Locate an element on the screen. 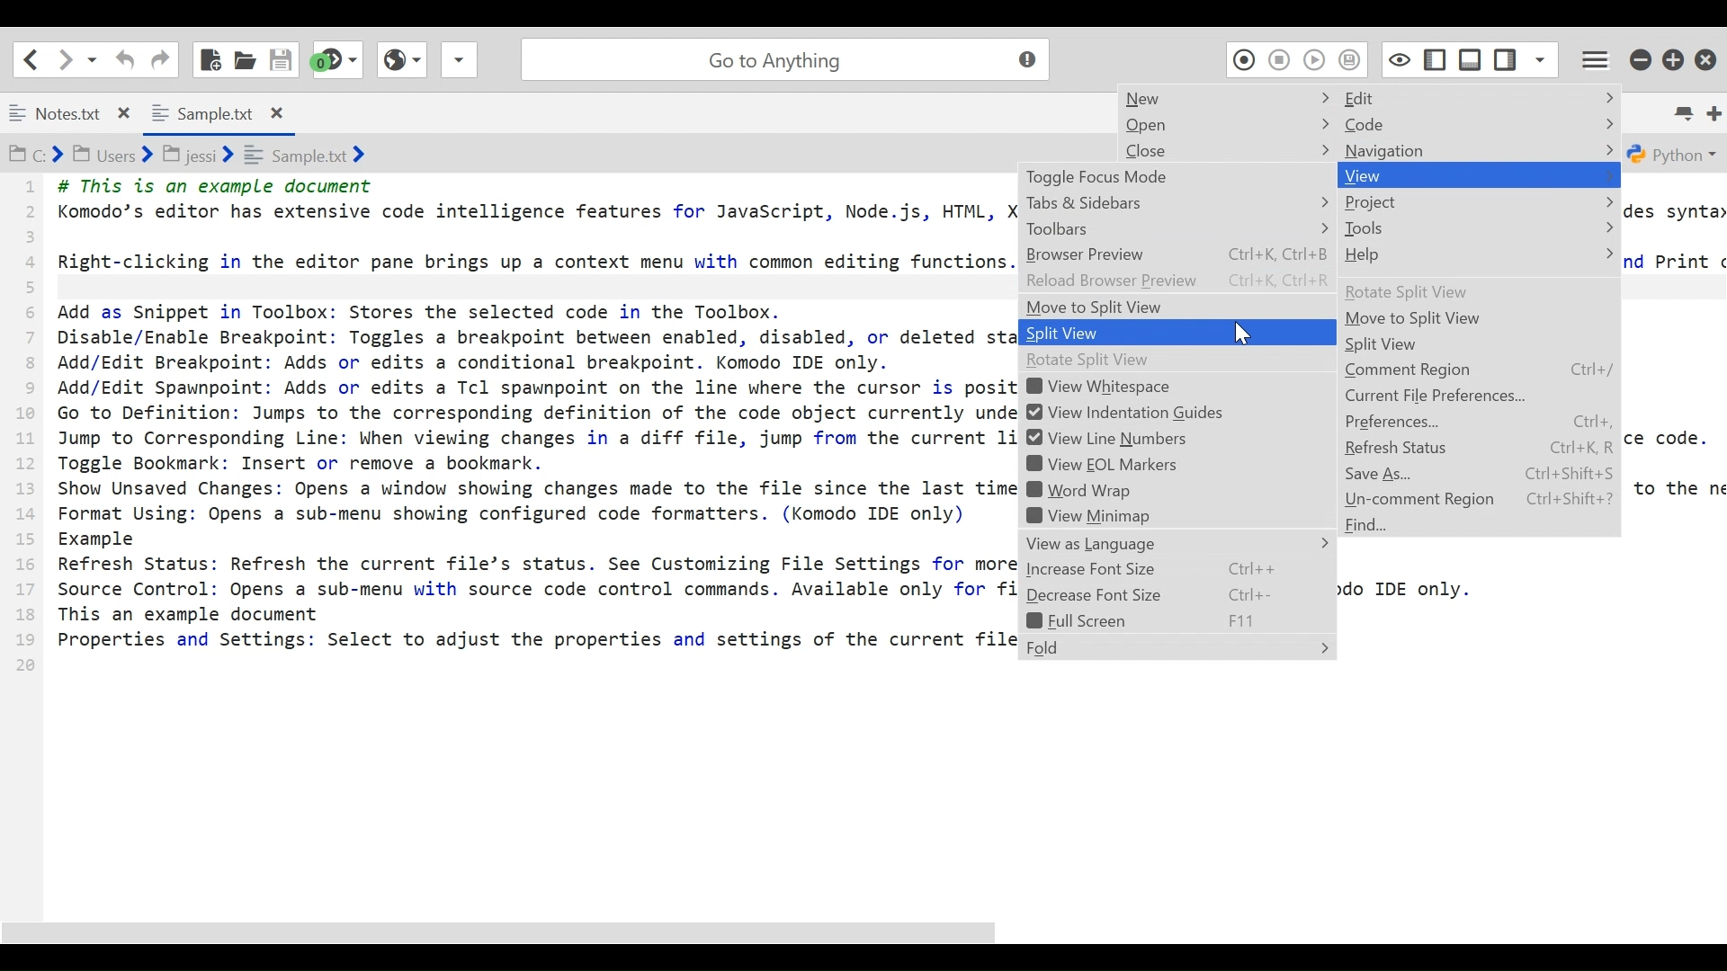  Open File is located at coordinates (244, 58).